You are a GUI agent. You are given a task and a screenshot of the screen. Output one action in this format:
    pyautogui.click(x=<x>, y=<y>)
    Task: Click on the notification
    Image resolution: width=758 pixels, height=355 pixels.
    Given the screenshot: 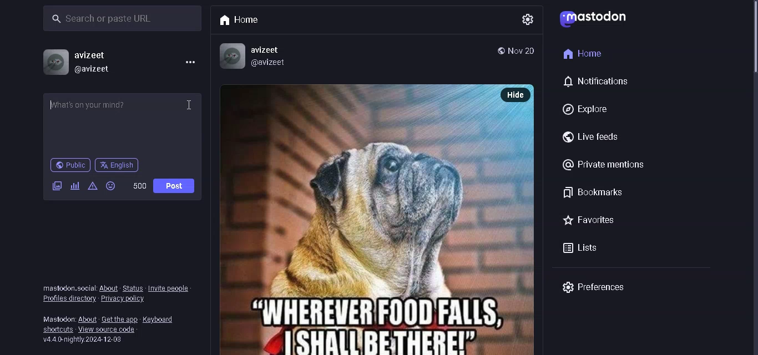 What is the action you would take?
    pyautogui.click(x=598, y=82)
    